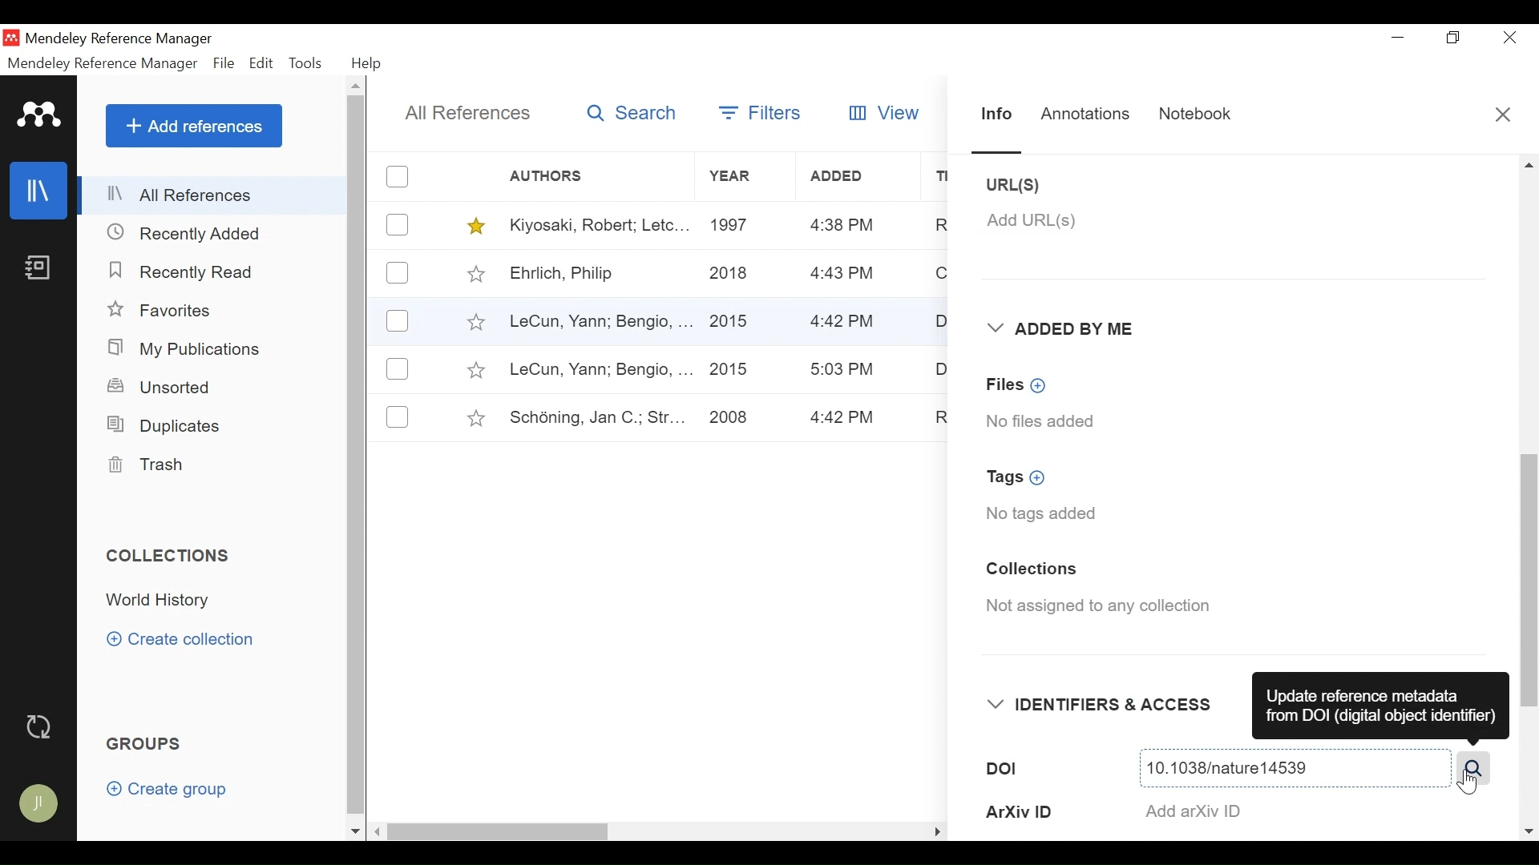 The width and height of the screenshot is (1539, 865). Describe the element at coordinates (628, 112) in the screenshot. I see `Search` at that location.